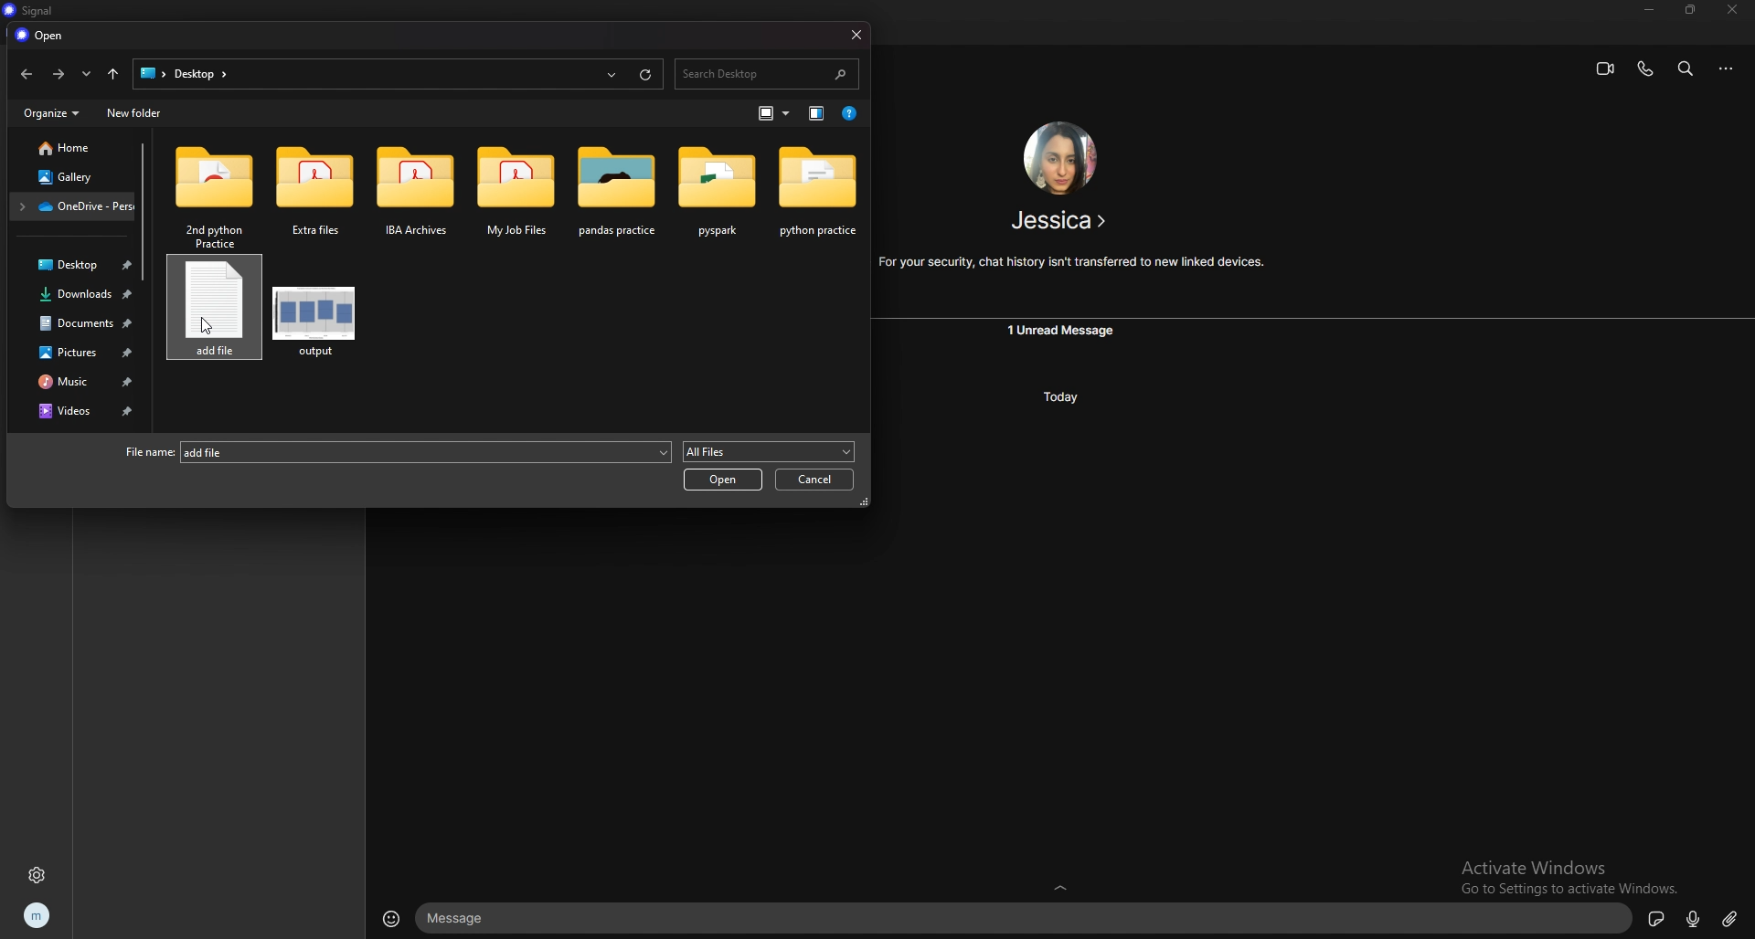 The image size is (1755, 939). What do you see at coordinates (38, 916) in the screenshot?
I see `profile` at bounding box center [38, 916].